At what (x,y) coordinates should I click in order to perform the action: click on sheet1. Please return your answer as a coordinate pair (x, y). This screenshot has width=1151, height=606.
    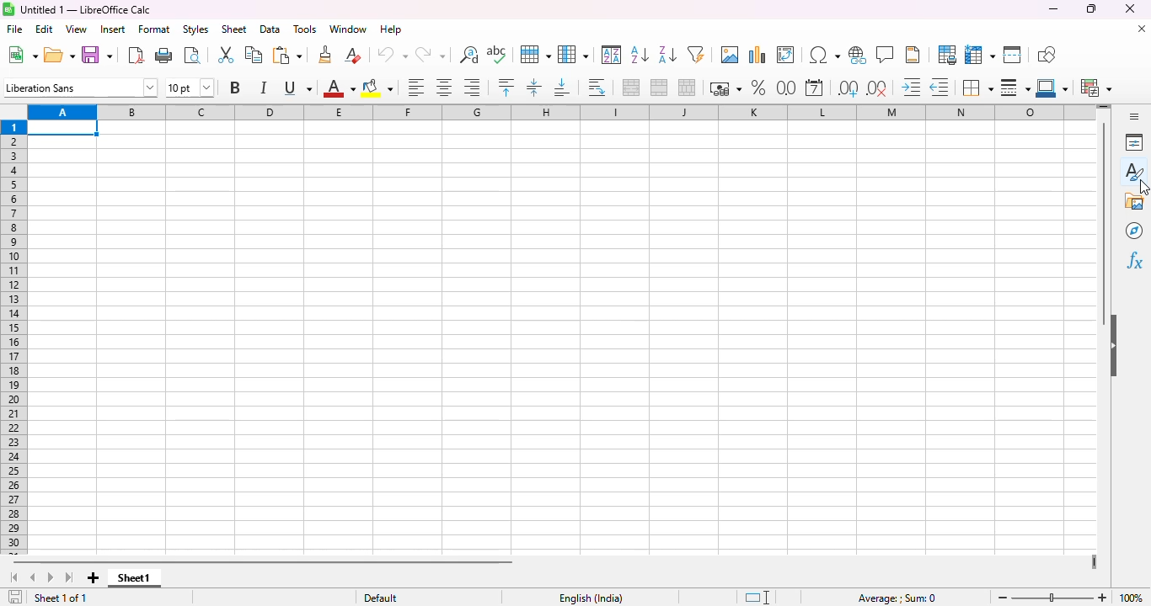
    Looking at the image, I should click on (134, 578).